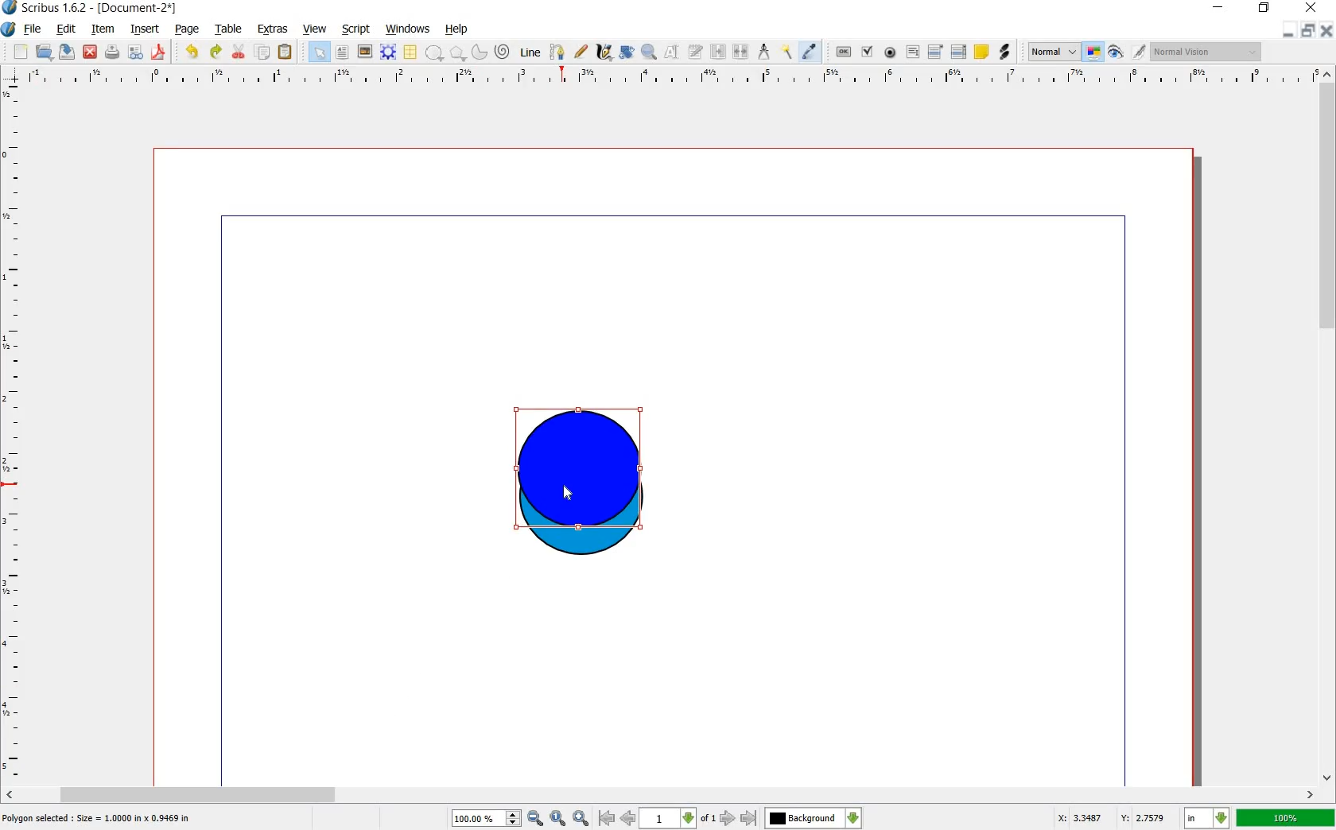  What do you see at coordinates (68, 30) in the screenshot?
I see `edit` at bounding box center [68, 30].